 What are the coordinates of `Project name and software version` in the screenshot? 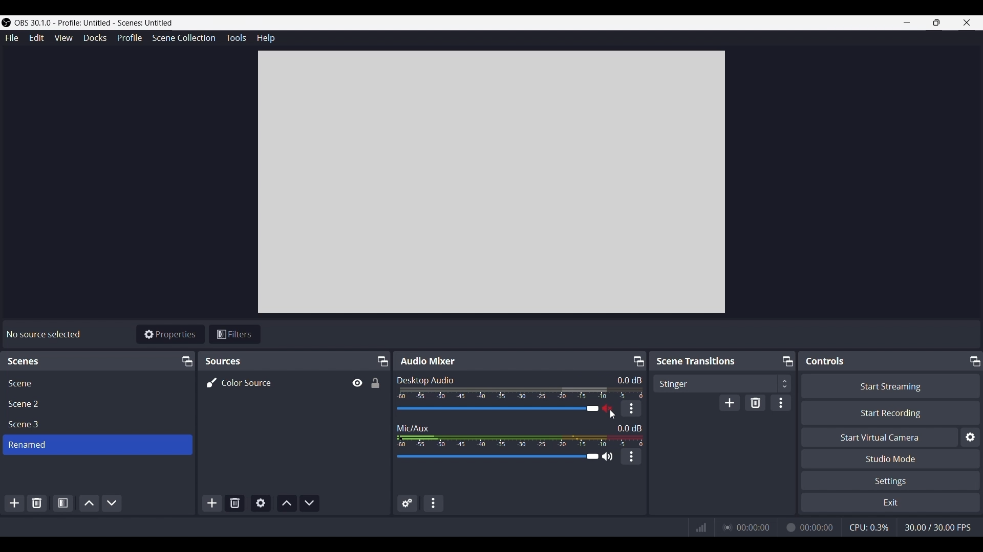 It's located at (95, 22).